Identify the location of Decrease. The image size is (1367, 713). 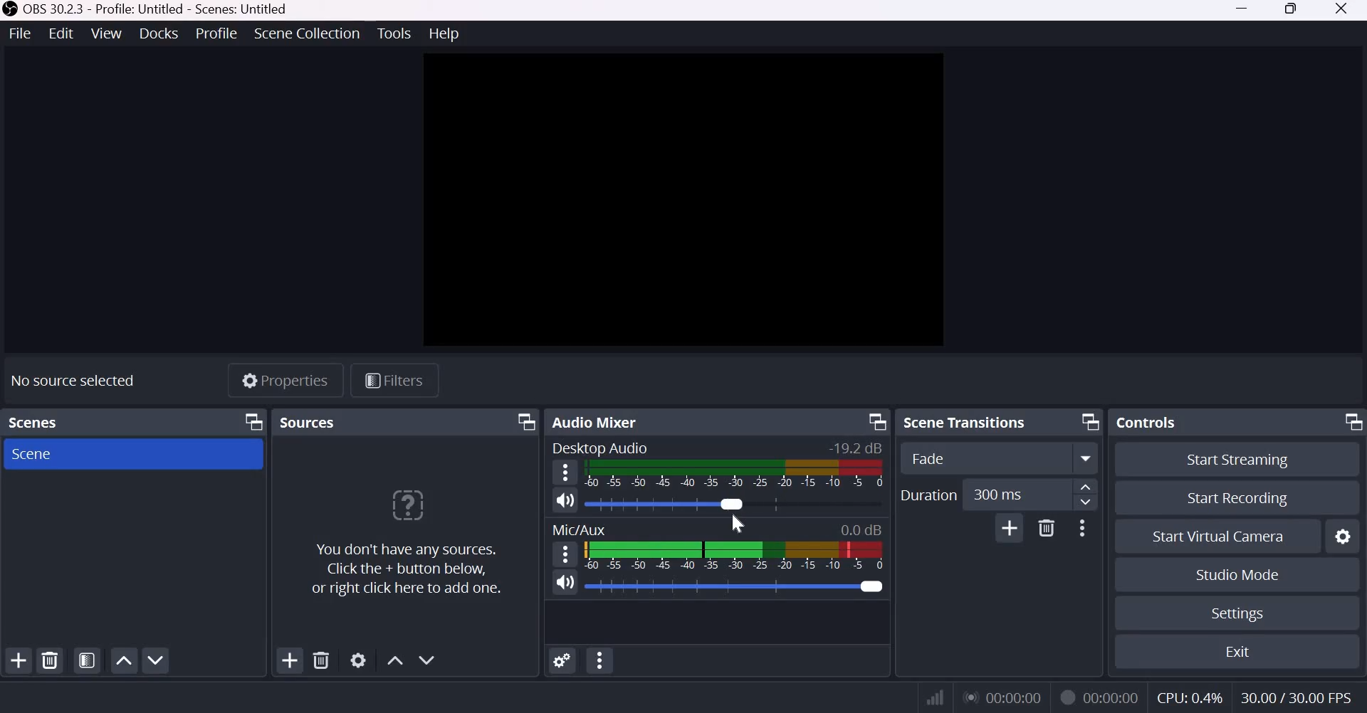
(1088, 505).